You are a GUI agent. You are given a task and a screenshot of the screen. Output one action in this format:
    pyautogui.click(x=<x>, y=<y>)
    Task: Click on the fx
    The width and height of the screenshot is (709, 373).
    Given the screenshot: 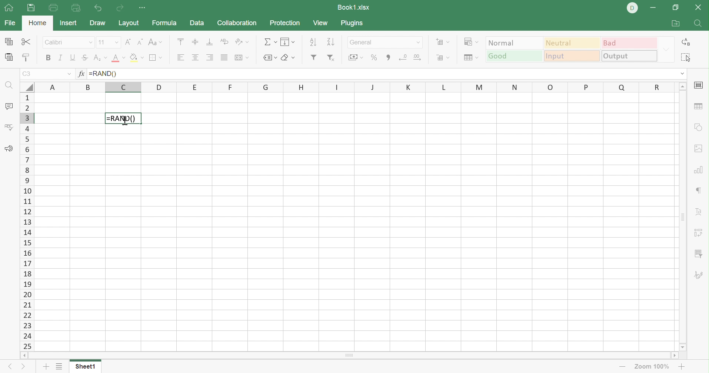 What is the action you would take?
    pyautogui.click(x=83, y=74)
    